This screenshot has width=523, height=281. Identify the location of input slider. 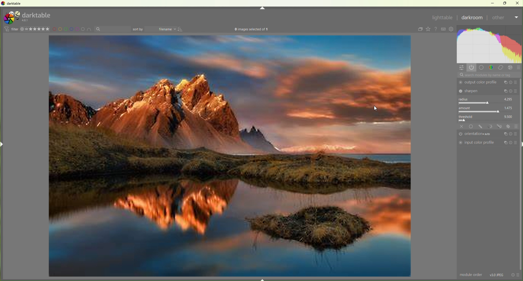
(486, 112).